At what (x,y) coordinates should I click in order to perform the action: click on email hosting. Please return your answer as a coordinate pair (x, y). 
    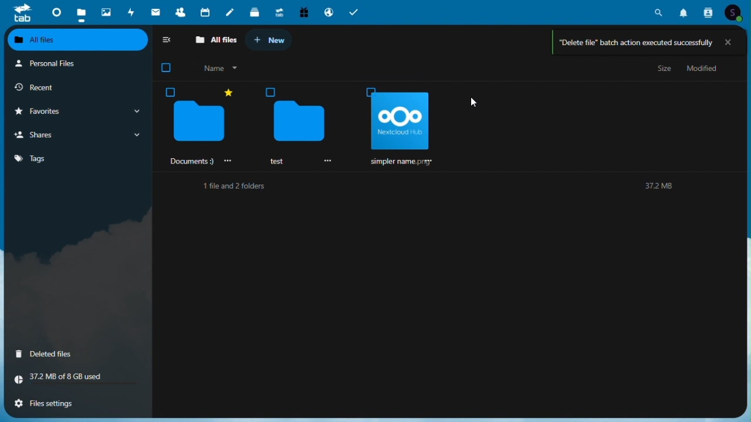
    Looking at the image, I should click on (329, 10).